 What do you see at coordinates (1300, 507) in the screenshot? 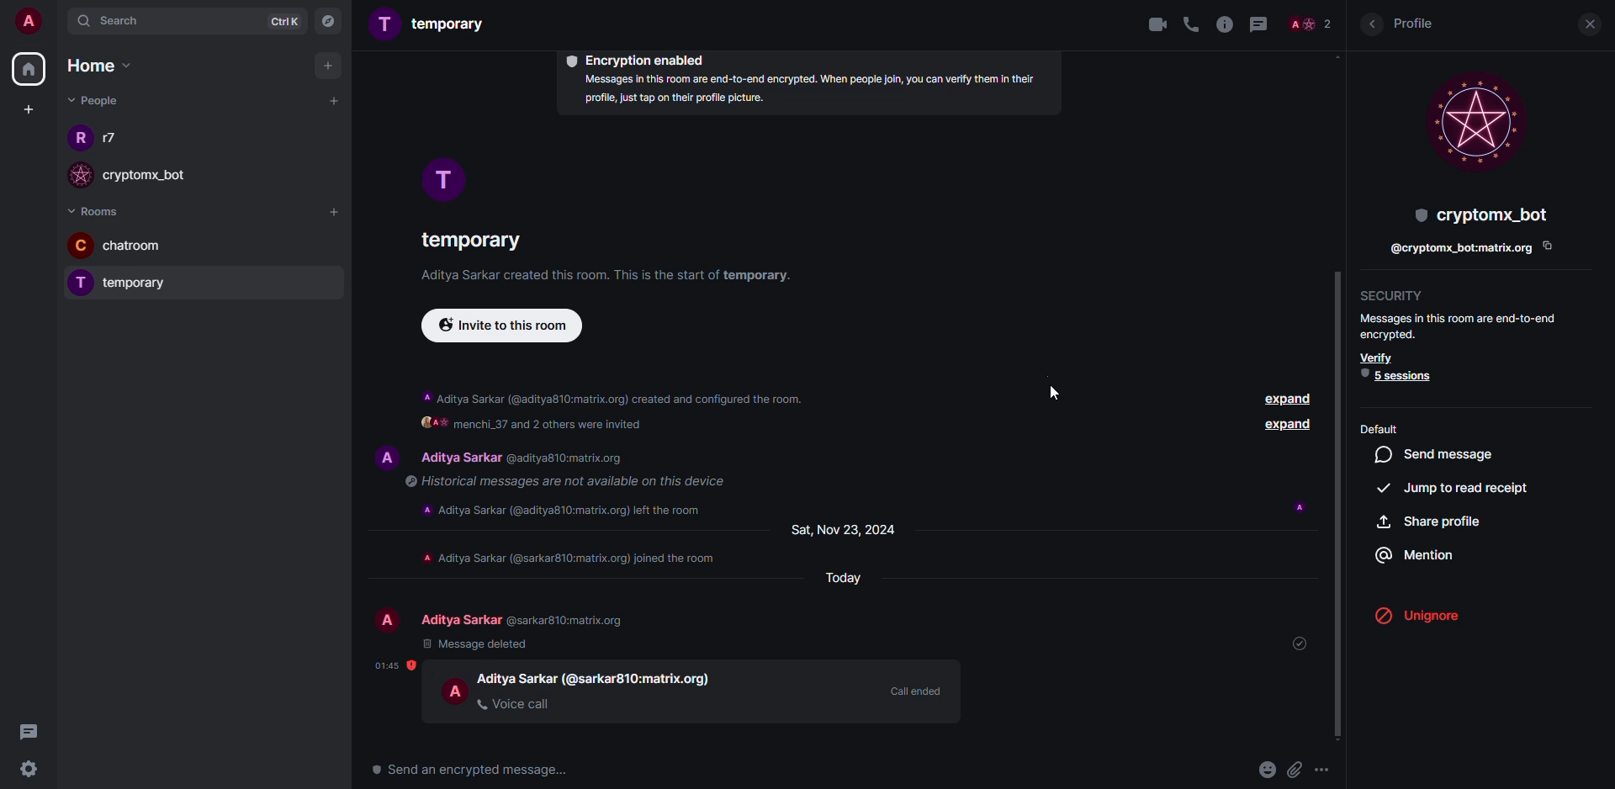
I see `seen` at bounding box center [1300, 507].